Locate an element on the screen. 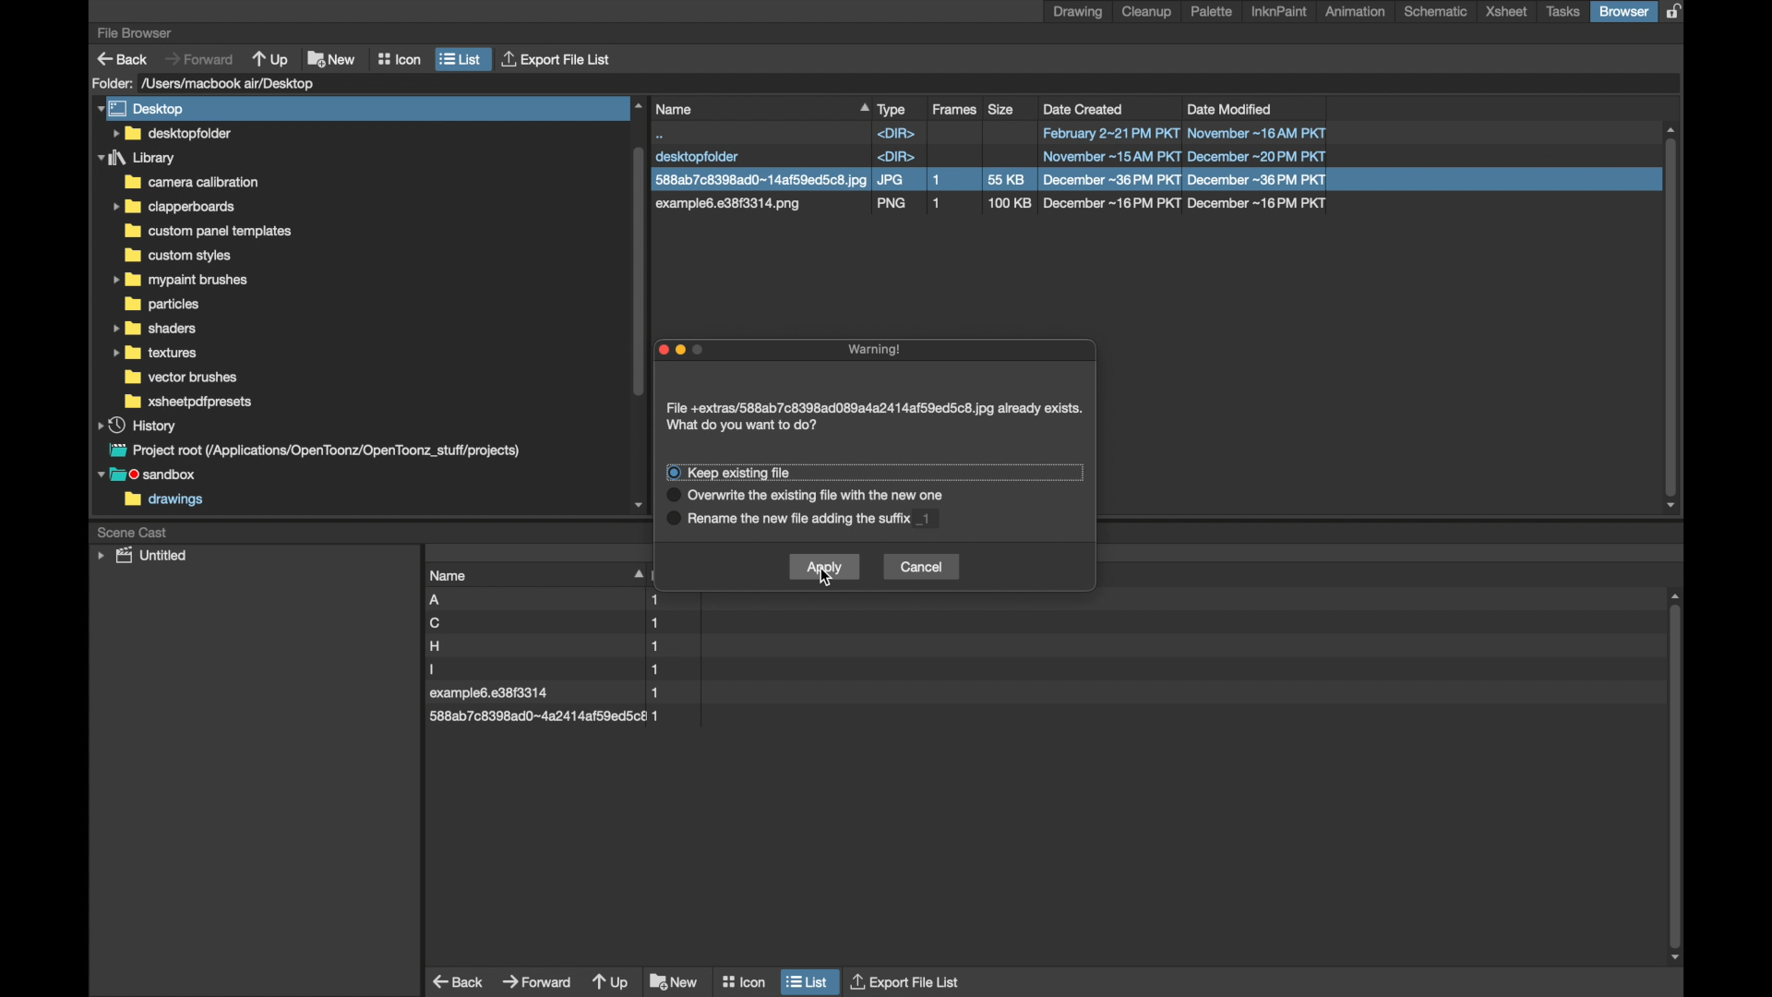 The image size is (1772, 997). folder is located at coordinates (112, 83).